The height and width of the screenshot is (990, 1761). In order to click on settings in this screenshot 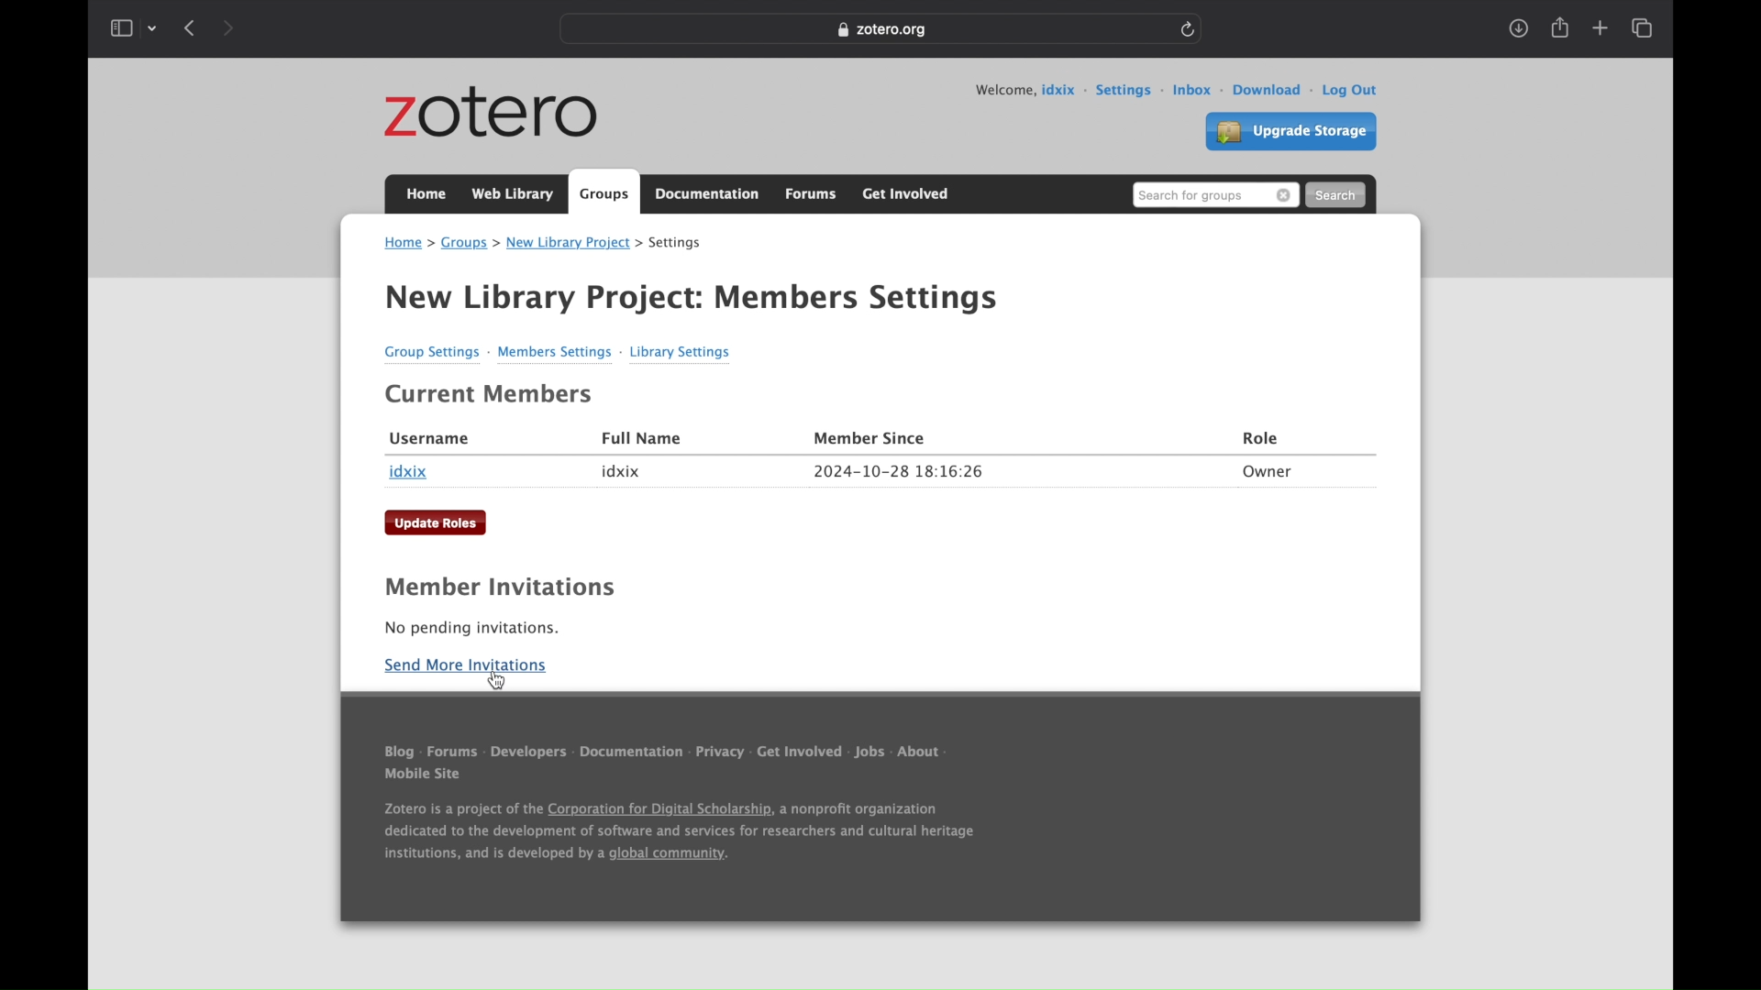, I will do `click(1129, 89)`.